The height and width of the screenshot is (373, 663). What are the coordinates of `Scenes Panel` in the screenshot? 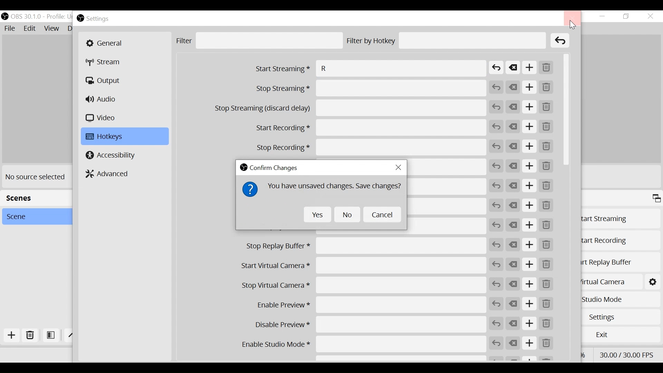 It's located at (34, 197).